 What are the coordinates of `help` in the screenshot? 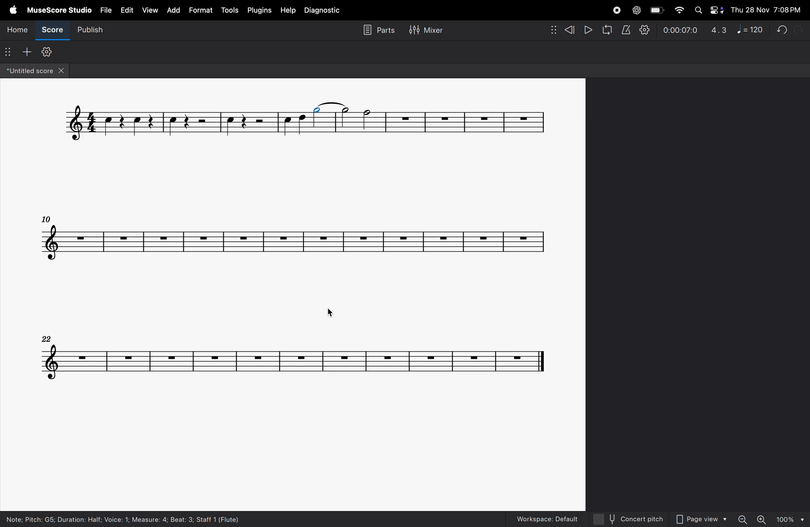 It's located at (289, 10).